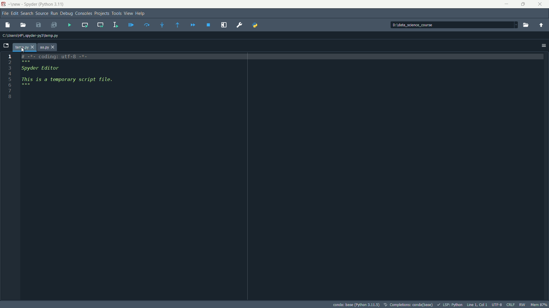 Image resolution: width=549 pixels, height=308 pixels. Describe the element at coordinates (258, 25) in the screenshot. I see `PYTHONPATH manager` at that location.